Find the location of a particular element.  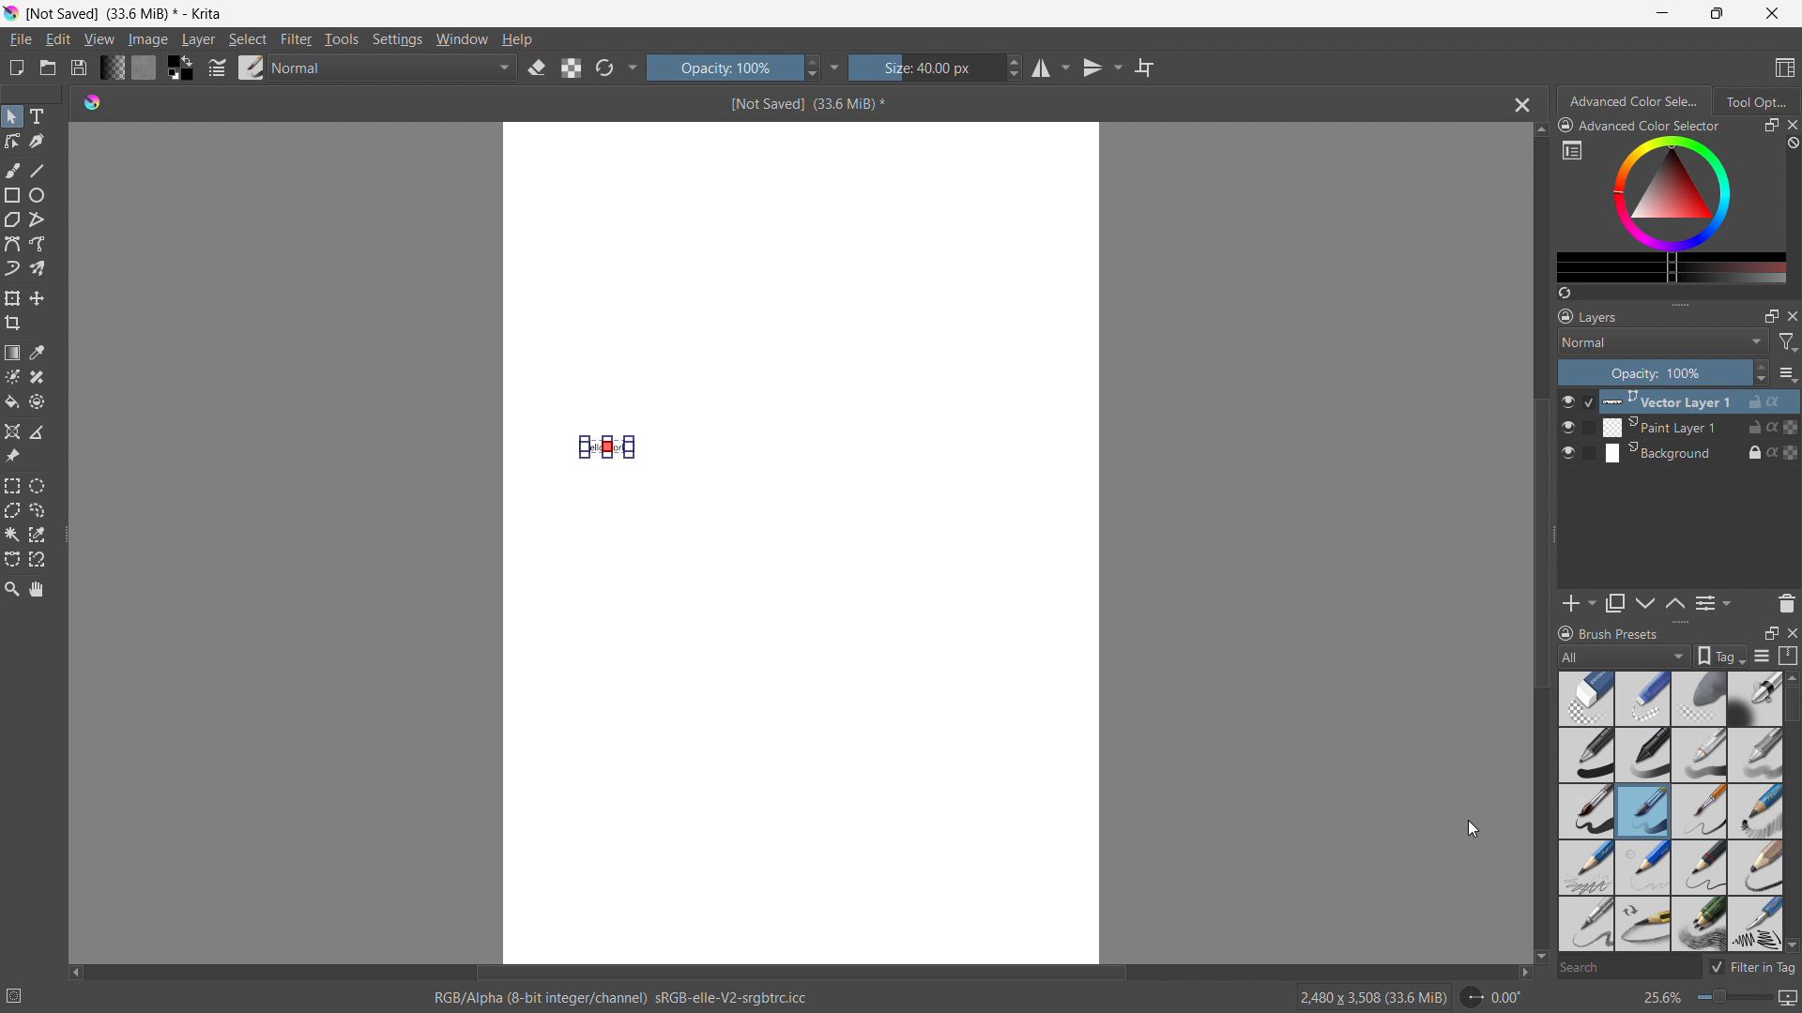

fill pattern is located at coordinates (145, 67).